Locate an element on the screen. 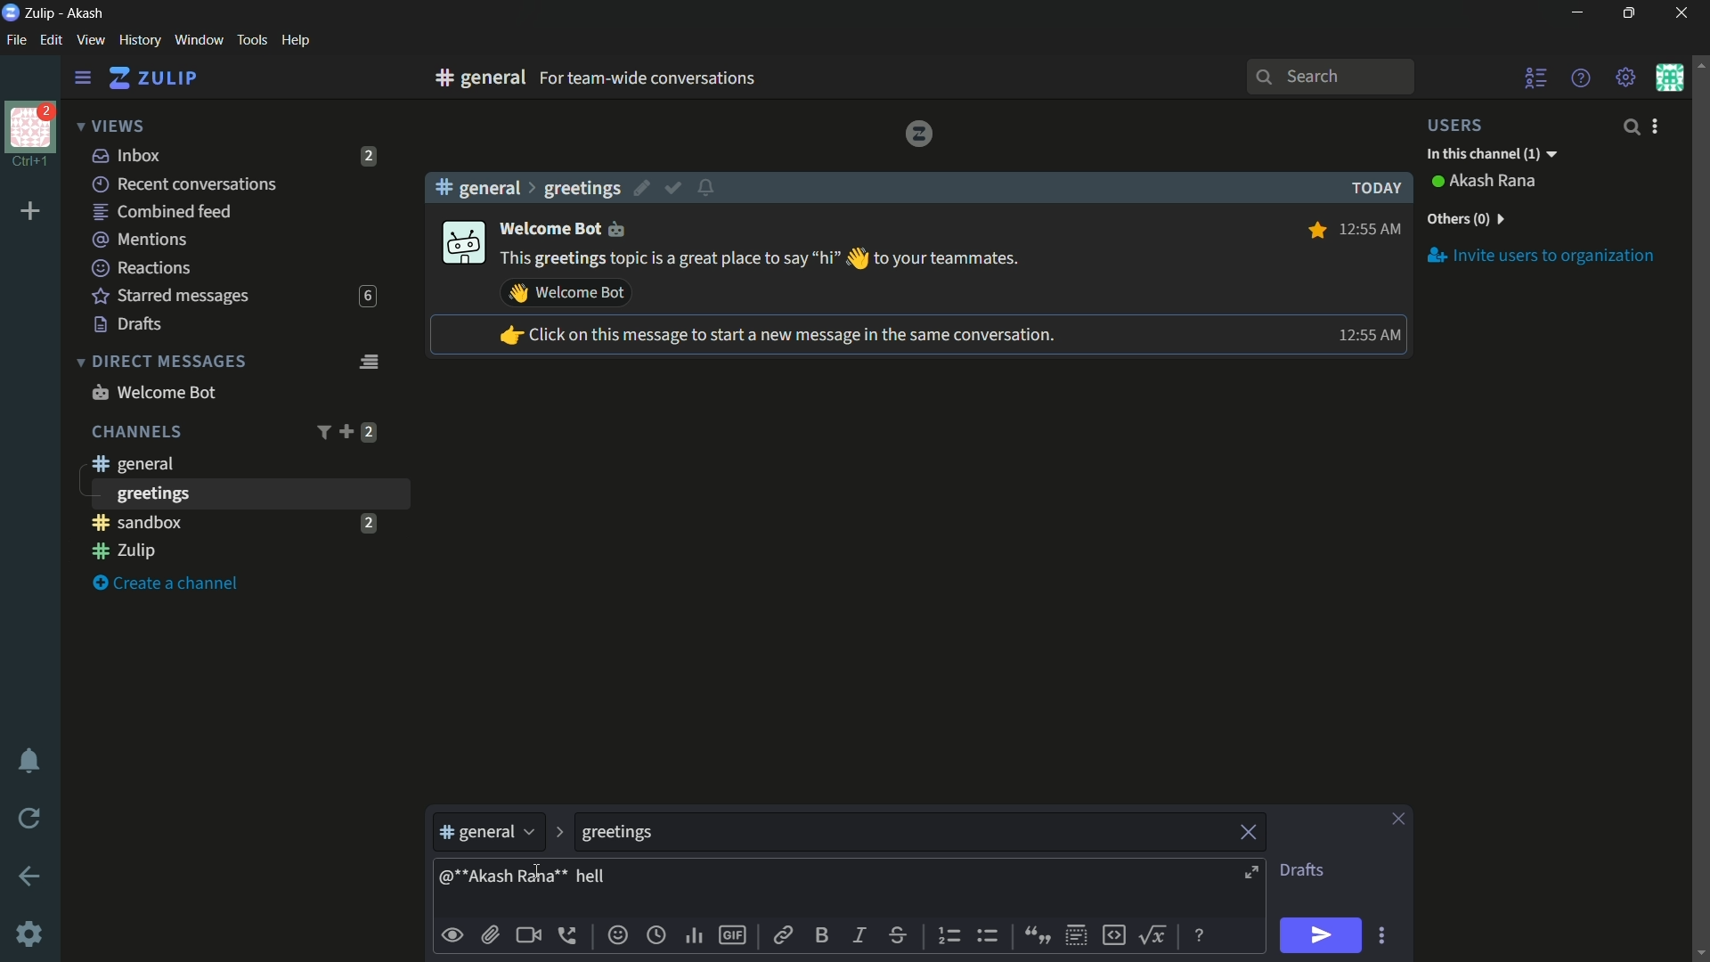  send is located at coordinates (1323, 936).